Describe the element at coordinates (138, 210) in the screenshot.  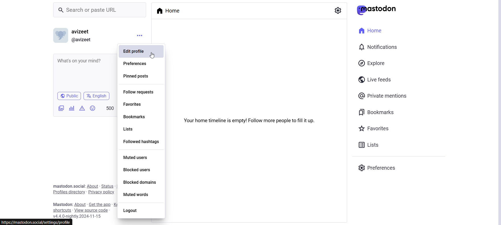
I see `Logout` at that location.